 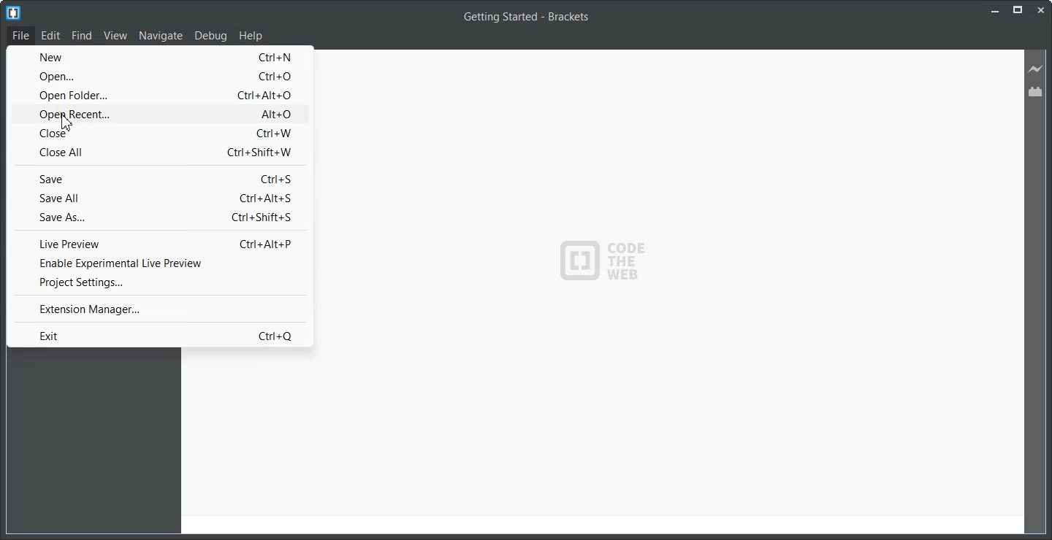 I want to click on cursor, so click(x=67, y=124).